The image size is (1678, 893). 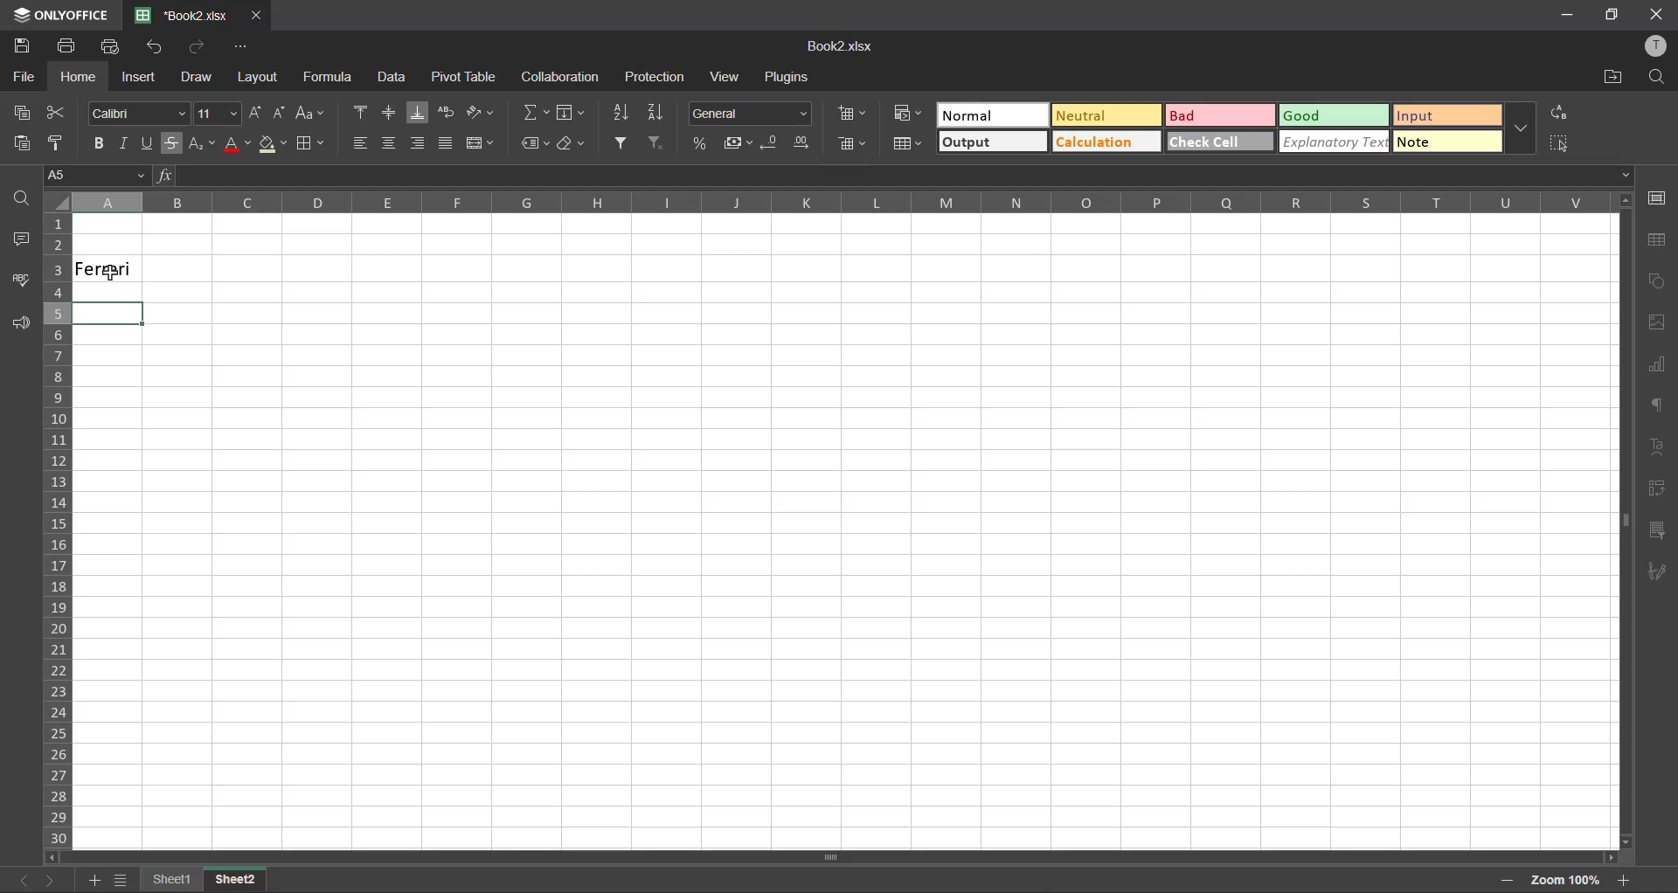 What do you see at coordinates (239, 880) in the screenshot?
I see `sheet 2` at bounding box center [239, 880].